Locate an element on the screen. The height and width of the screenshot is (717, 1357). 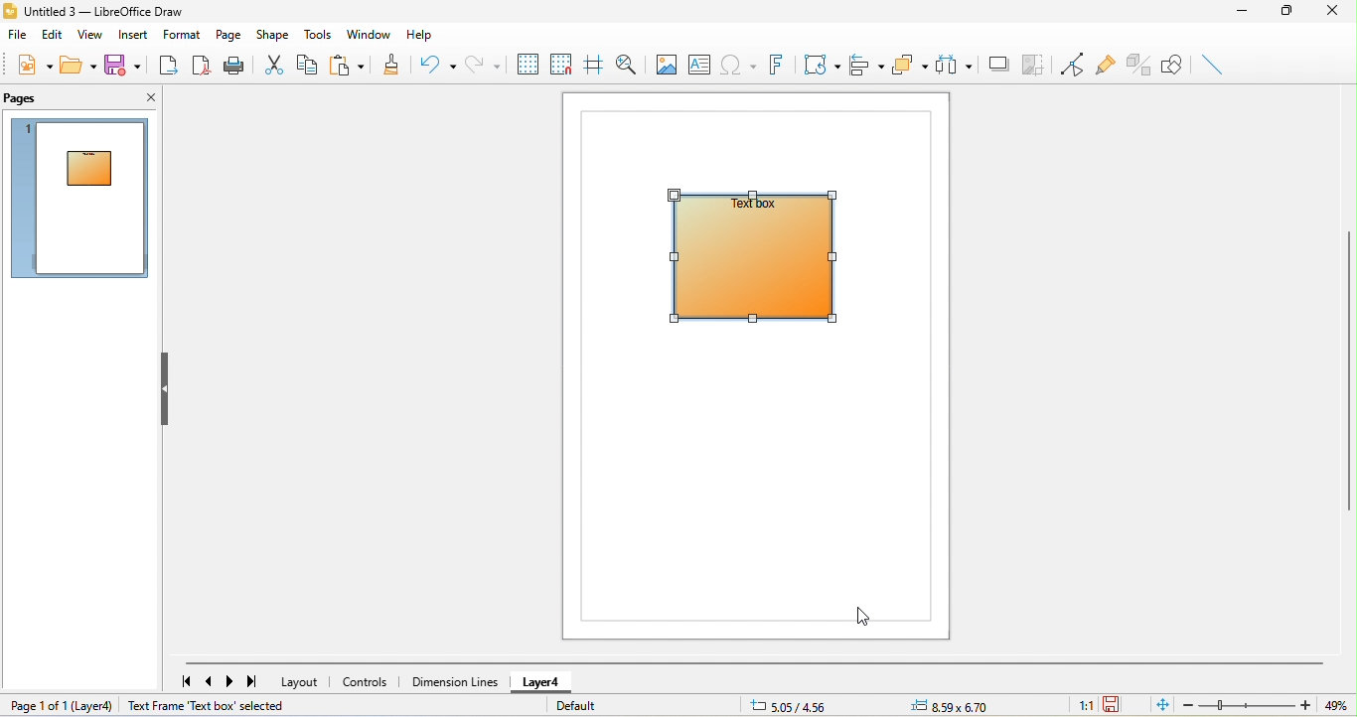
helpline while moving is located at coordinates (595, 64).